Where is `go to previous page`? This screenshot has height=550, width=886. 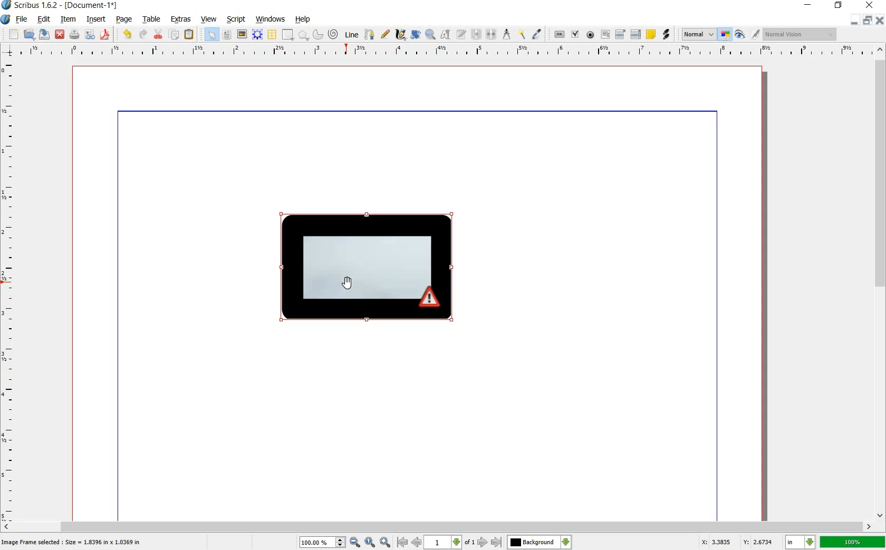 go to previous page is located at coordinates (416, 542).